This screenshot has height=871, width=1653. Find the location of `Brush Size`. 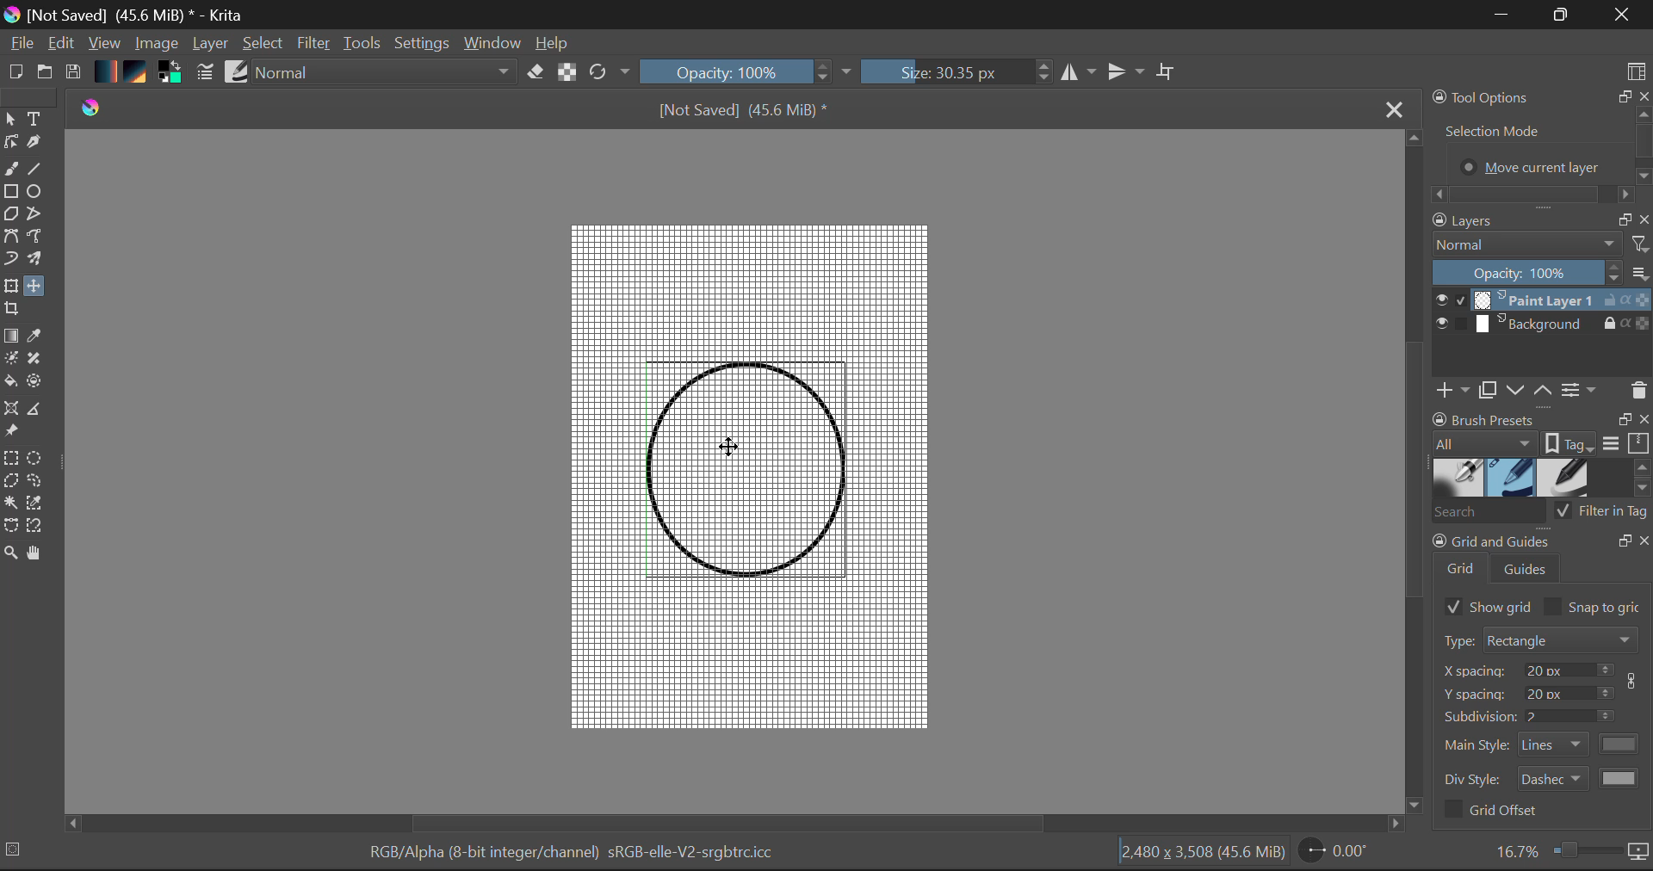

Brush Size is located at coordinates (957, 72).